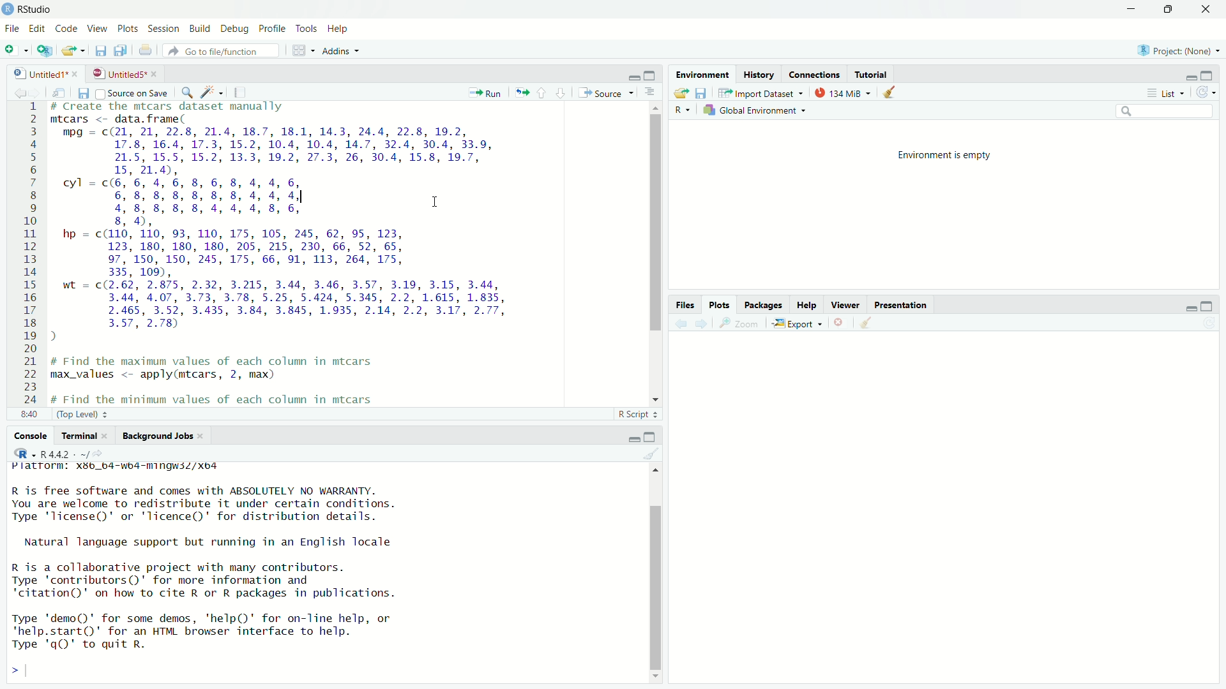  What do you see at coordinates (342, 27) in the screenshot?
I see `Help` at bounding box center [342, 27].